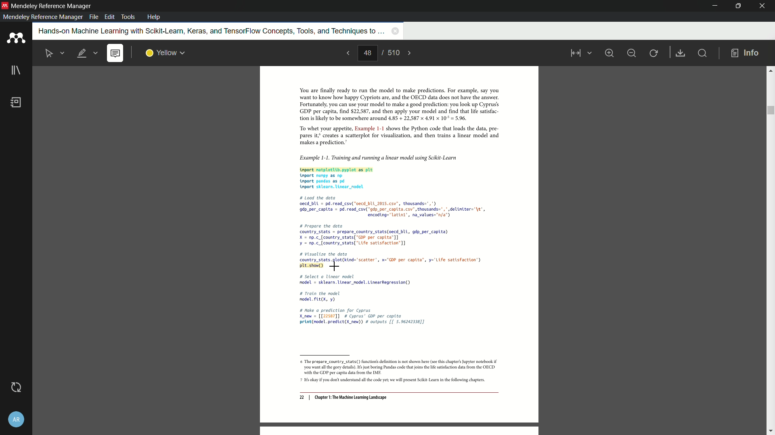 This screenshot has width=775, height=435. What do you see at coordinates (115, 54) in the screenshot?
I see `add note` at bounding box center [115, 54].